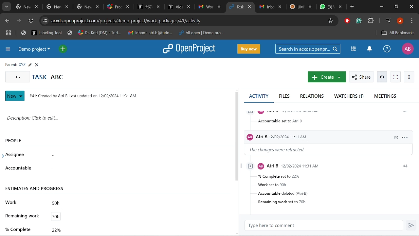 The height and width of the screenshot is (236, 419). What do you see at coordinates (11, 201) in the screenshot?
I see `work` at bounding box center [11, 201].